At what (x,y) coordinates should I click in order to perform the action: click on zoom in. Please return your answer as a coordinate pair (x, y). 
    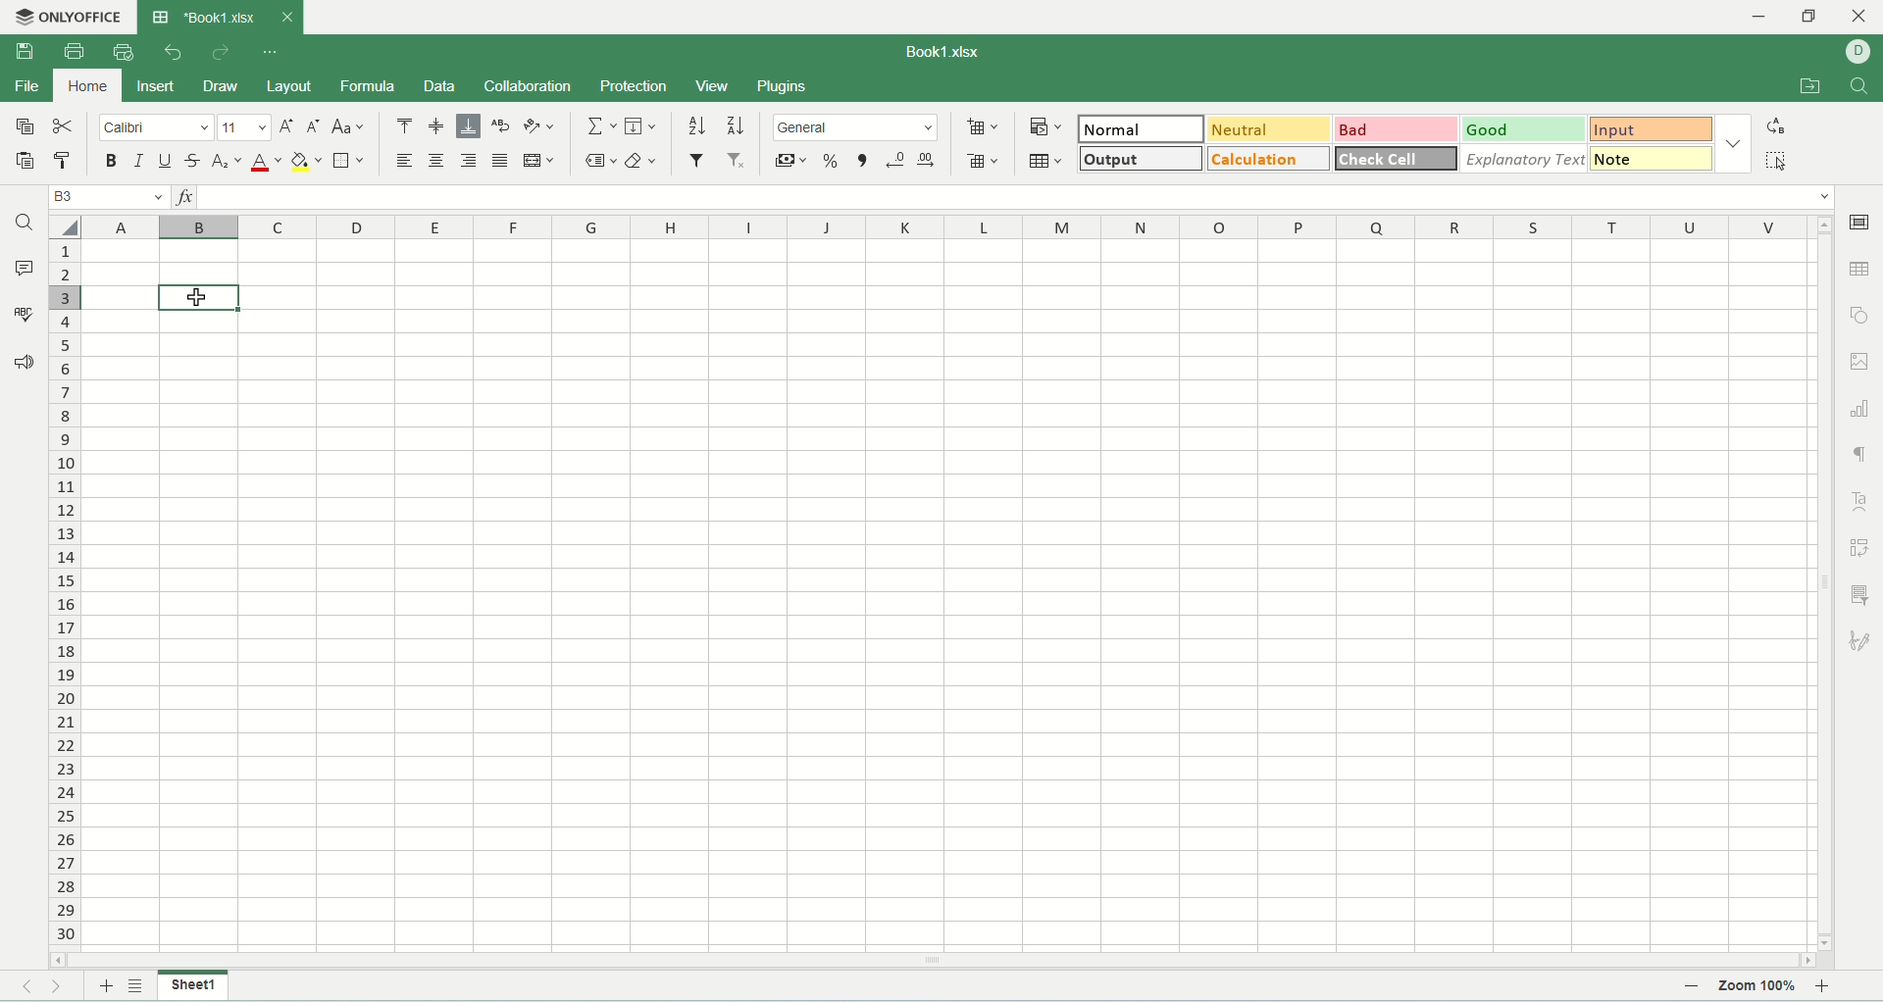
    Looking at the image, I should click on (1825, 986).